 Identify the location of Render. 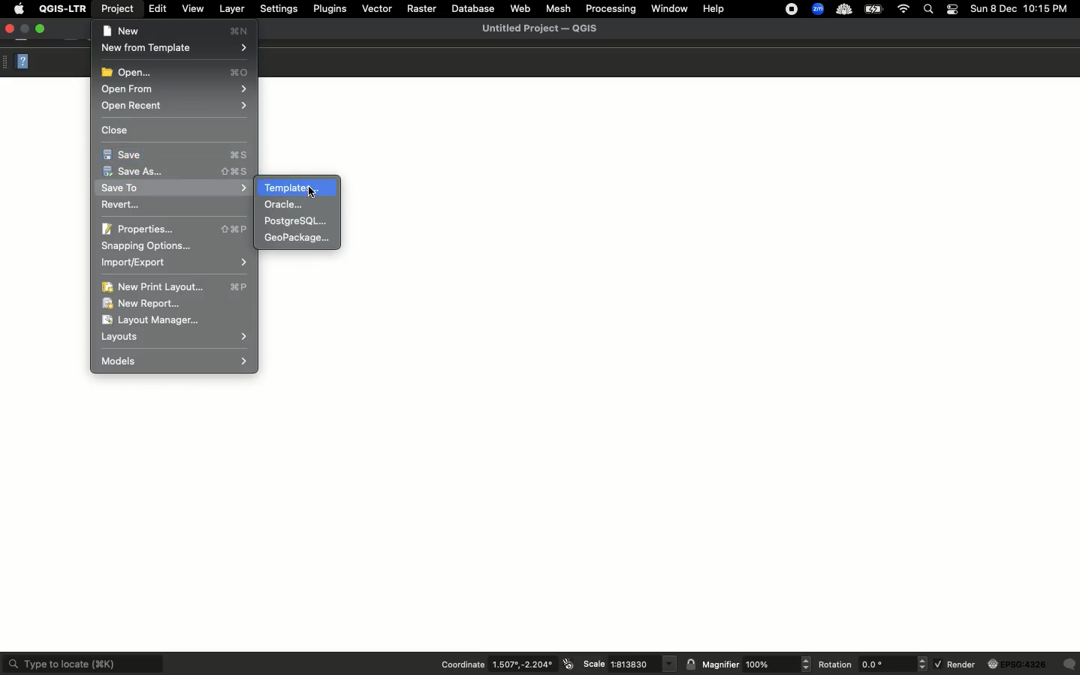
(956, 664).